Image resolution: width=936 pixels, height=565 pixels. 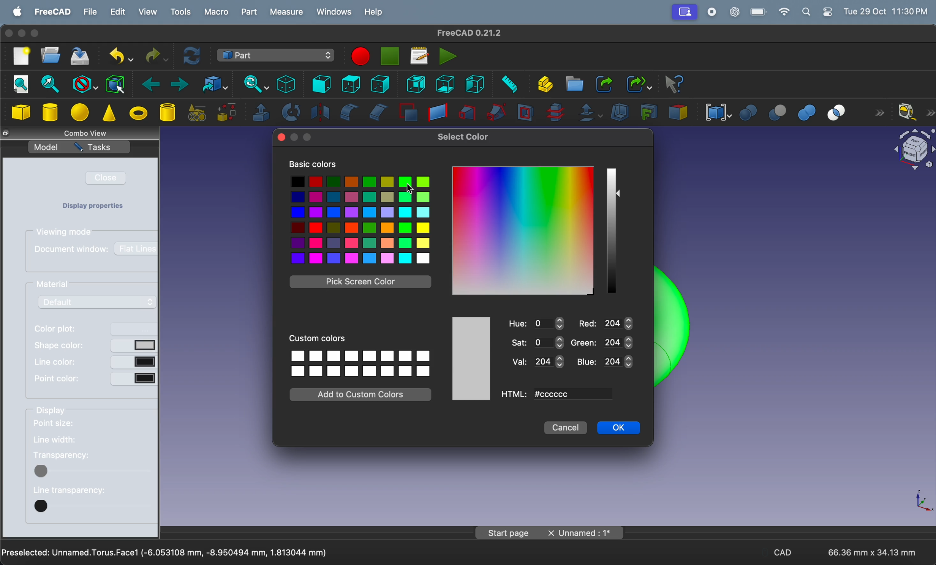 I want to click on union, so click(x=805, y=111).